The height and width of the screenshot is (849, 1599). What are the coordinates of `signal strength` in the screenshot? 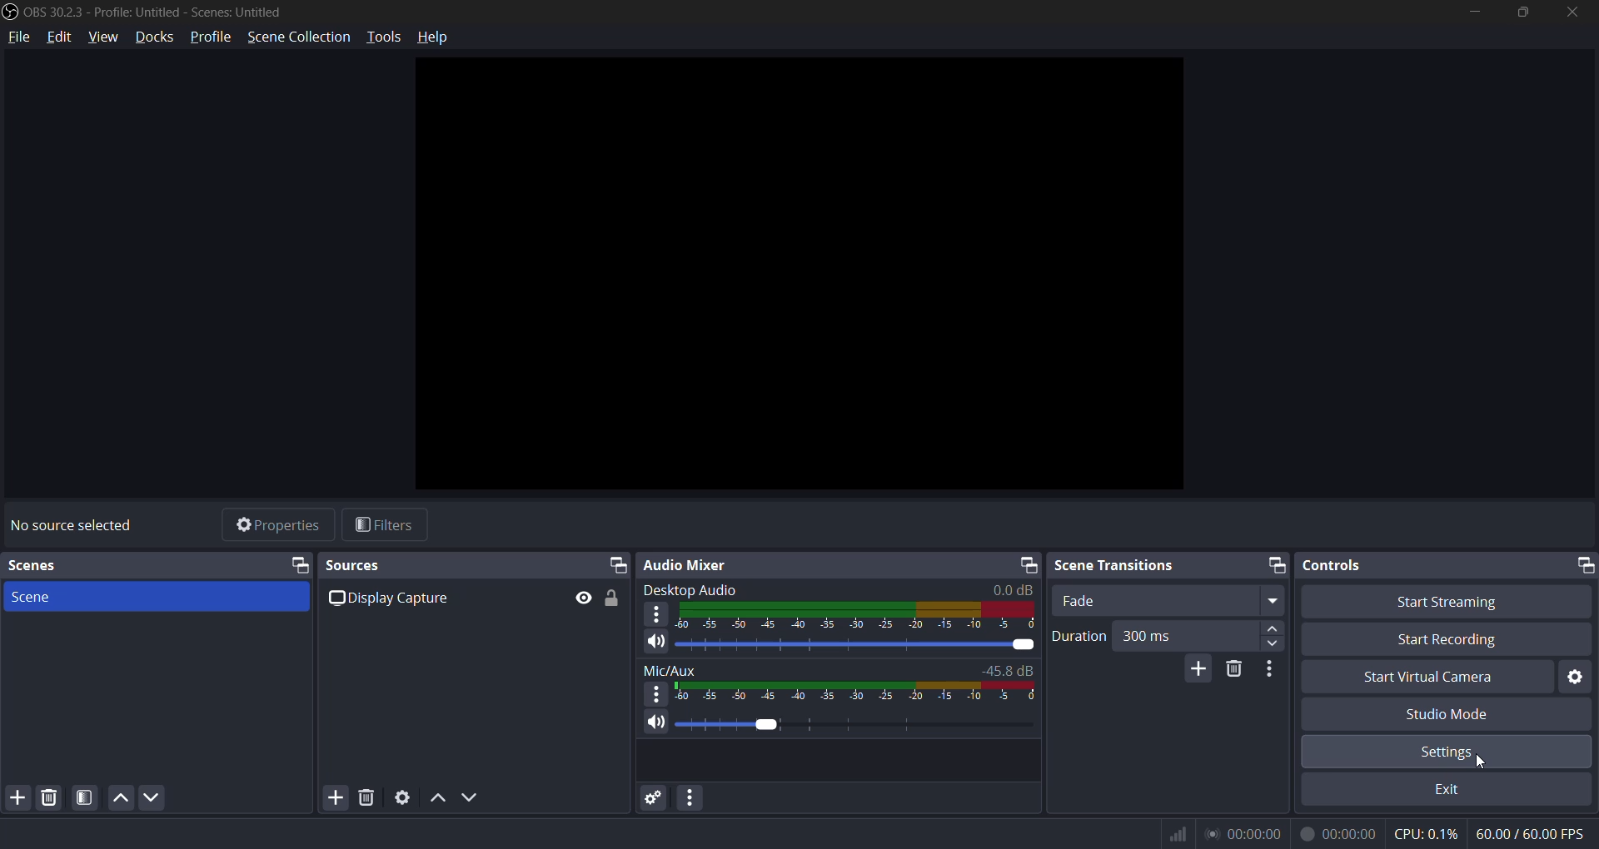 It's located at (1178, 835).